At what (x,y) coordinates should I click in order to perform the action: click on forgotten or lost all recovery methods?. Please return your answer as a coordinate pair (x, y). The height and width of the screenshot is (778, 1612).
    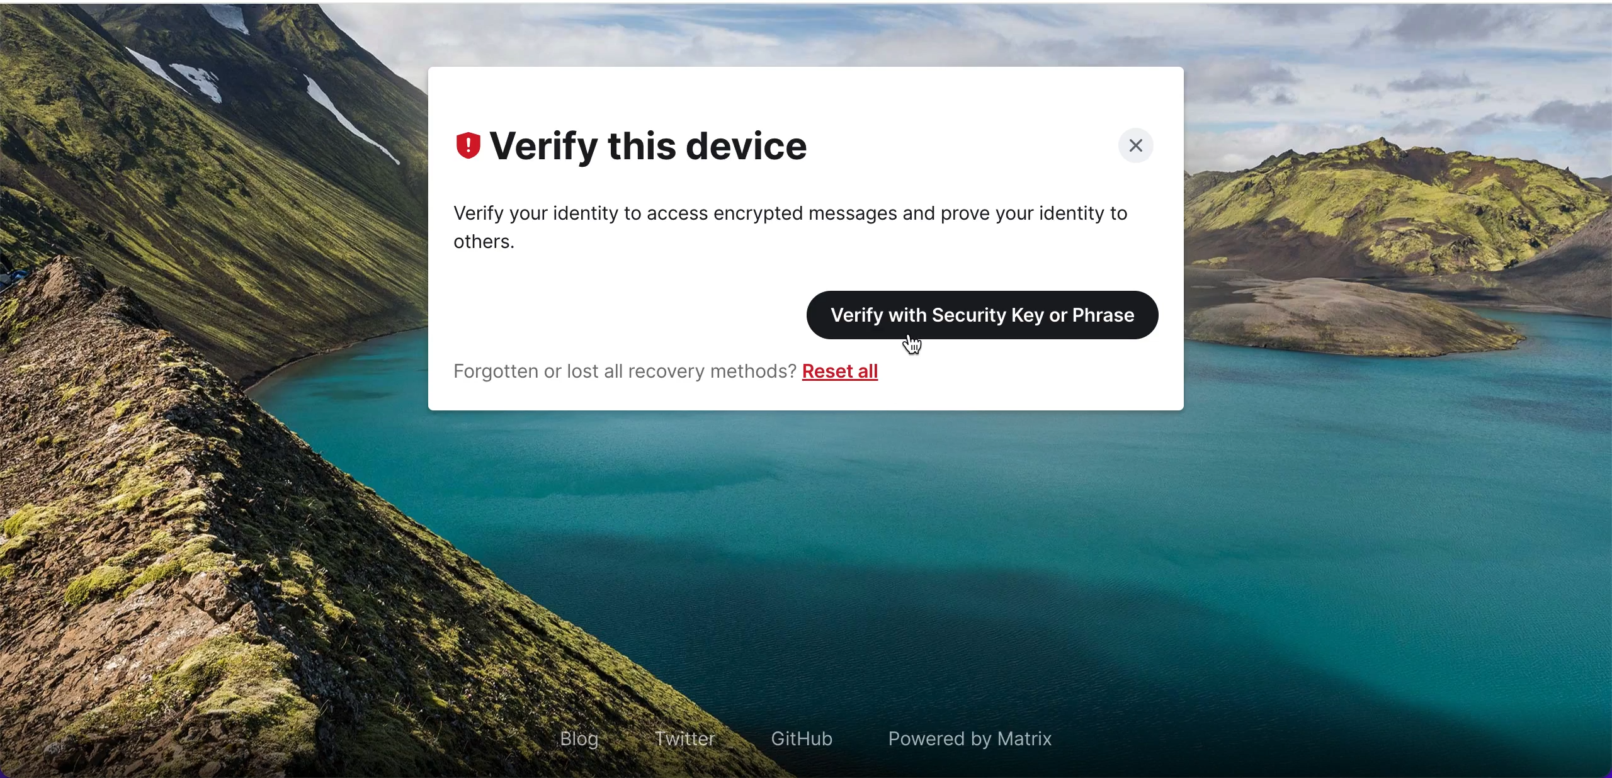
    Looking at the image, I should click on (616, 373).